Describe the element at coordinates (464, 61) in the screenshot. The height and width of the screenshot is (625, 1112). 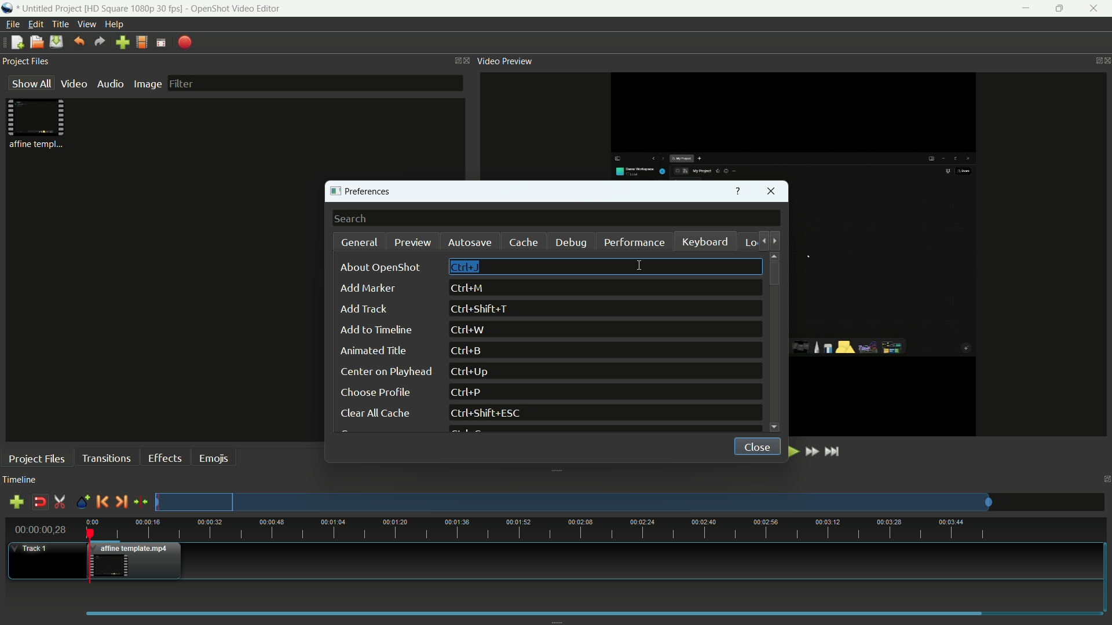
I see `close project files` at that location.